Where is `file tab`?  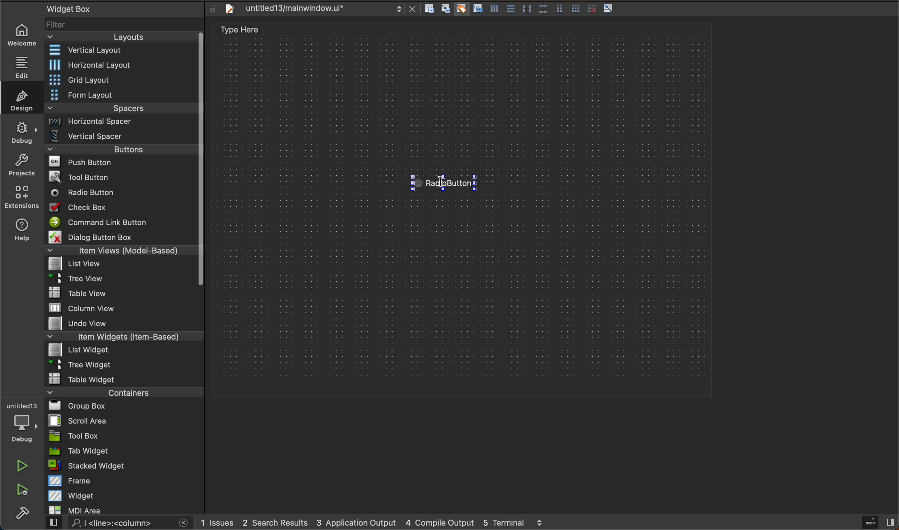
file tab is located at coordinates (318, 9).